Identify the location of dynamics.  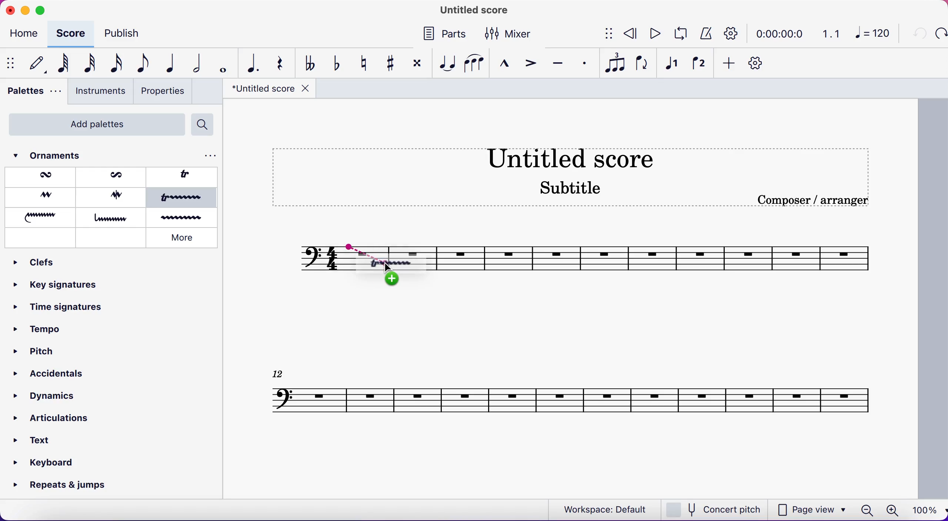
(47, 396).